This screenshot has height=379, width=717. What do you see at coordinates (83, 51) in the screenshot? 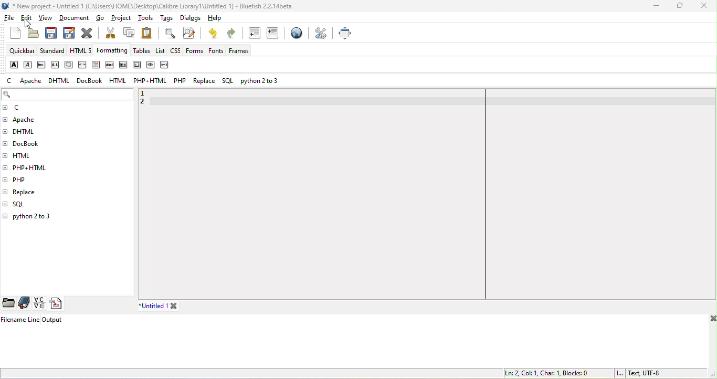
I see `html 5` at bounding box center [83, 51].